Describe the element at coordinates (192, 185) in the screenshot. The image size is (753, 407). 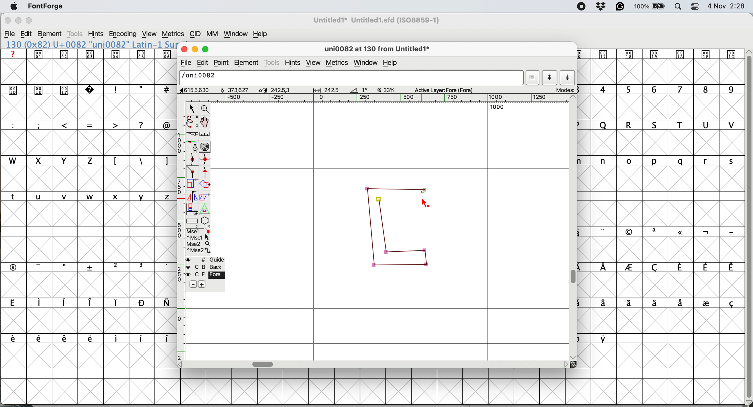
I see `scale the selection` at that location.